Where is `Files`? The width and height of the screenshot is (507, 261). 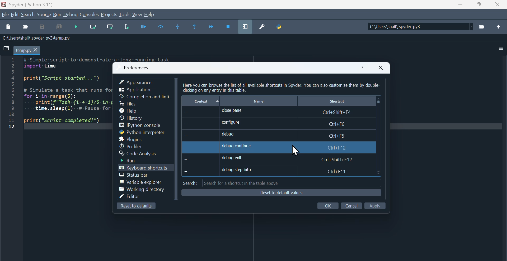
Files is located at coordinates (129, 103).